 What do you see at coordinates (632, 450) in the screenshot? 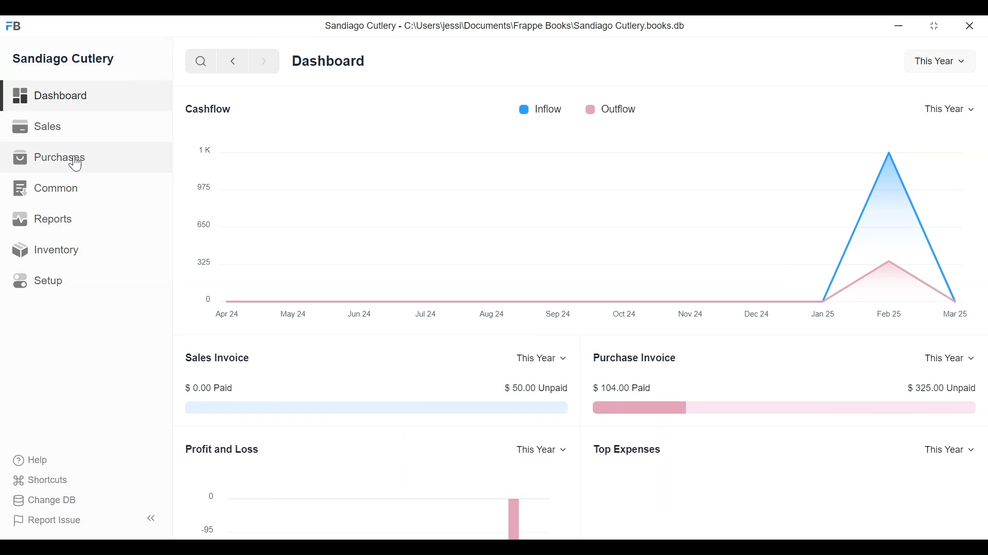
I see `Top Expenses` at bounding box center [632, 450].